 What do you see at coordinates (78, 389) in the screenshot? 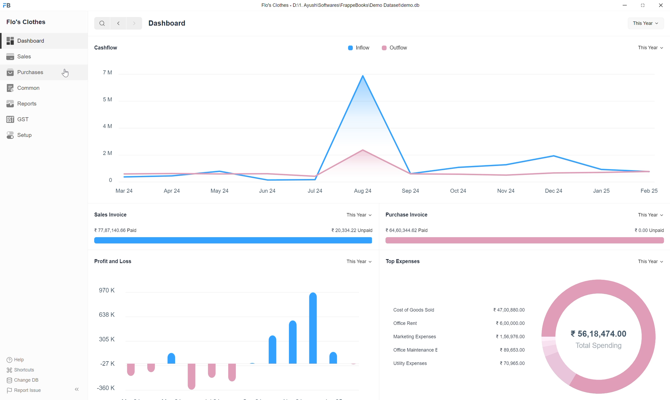
I see `<<` at bounding box center [78, 389].